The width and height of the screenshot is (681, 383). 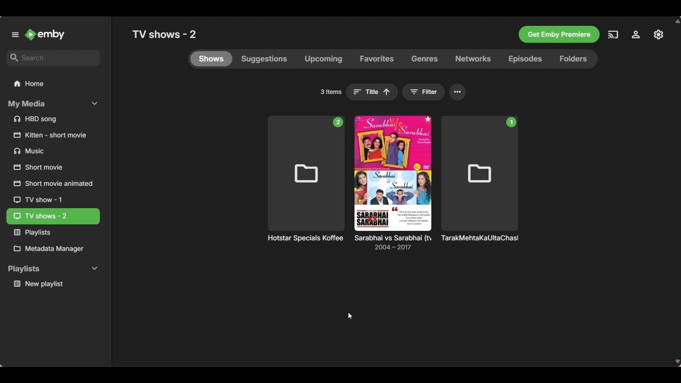 What do you see at coordinates (659, 34) in the screenshot?
I see `` at bounding box center [659, 34].